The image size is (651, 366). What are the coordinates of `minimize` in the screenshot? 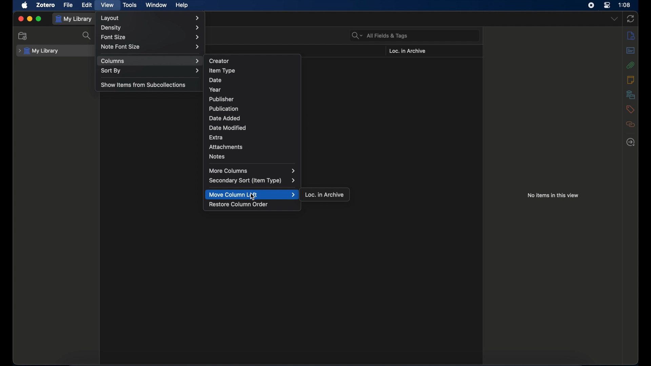 It's located at (29, 18).